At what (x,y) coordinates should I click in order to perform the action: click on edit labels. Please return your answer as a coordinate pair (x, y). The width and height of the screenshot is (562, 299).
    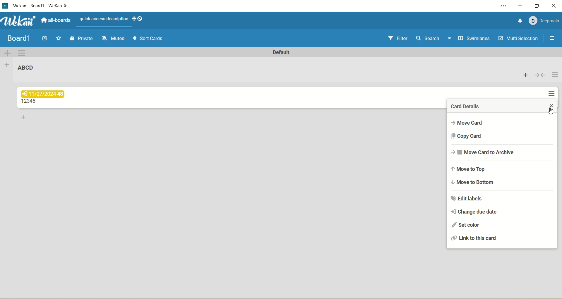
    Looking at the image, I should click on (470, 199).